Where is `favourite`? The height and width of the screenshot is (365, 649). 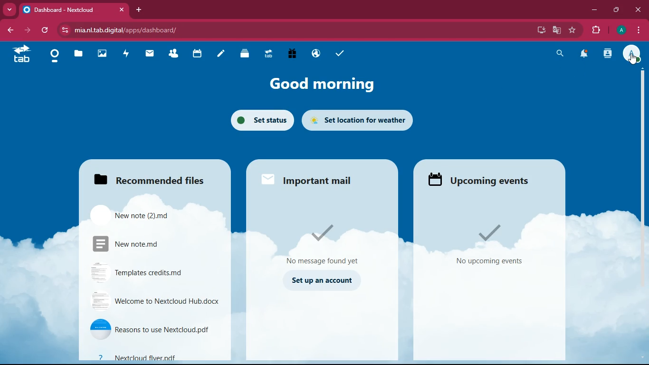 favourite is located at coordinates (573, 29).